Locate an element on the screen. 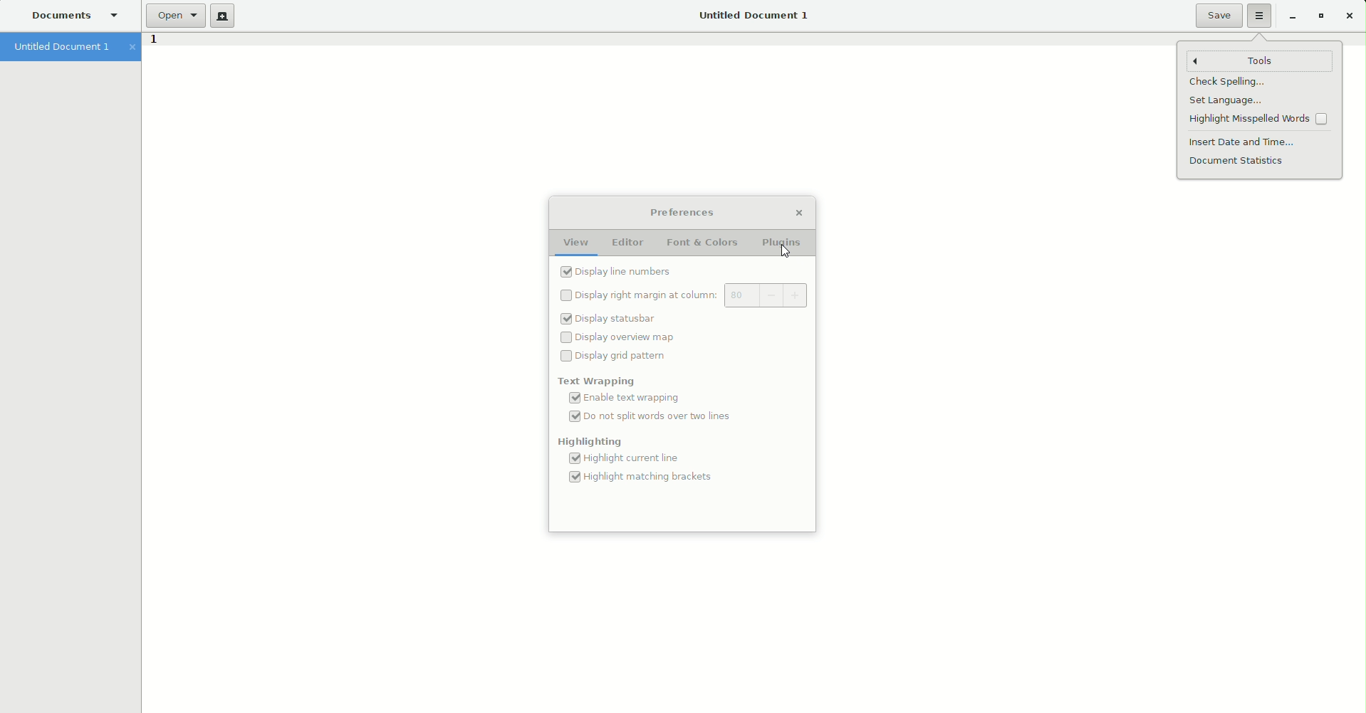 This screenshot has height=713, width=1366. Open is located at coordinates (174, 16).